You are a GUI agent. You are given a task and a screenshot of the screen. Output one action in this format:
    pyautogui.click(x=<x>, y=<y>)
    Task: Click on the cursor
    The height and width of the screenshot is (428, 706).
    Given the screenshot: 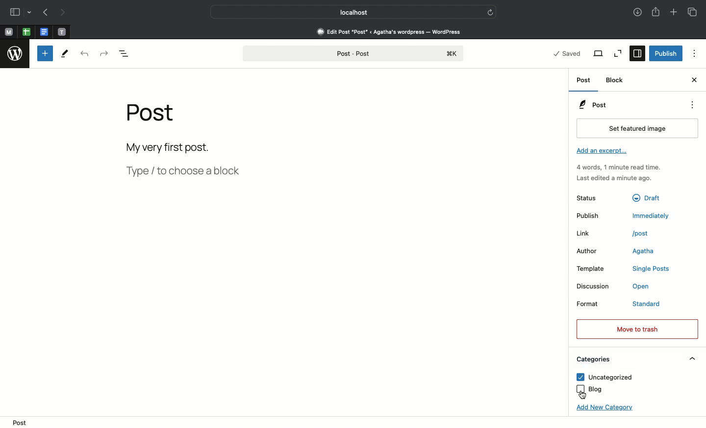 What is the action you would take?
    pyautogui.click(x=583, y=395)
    